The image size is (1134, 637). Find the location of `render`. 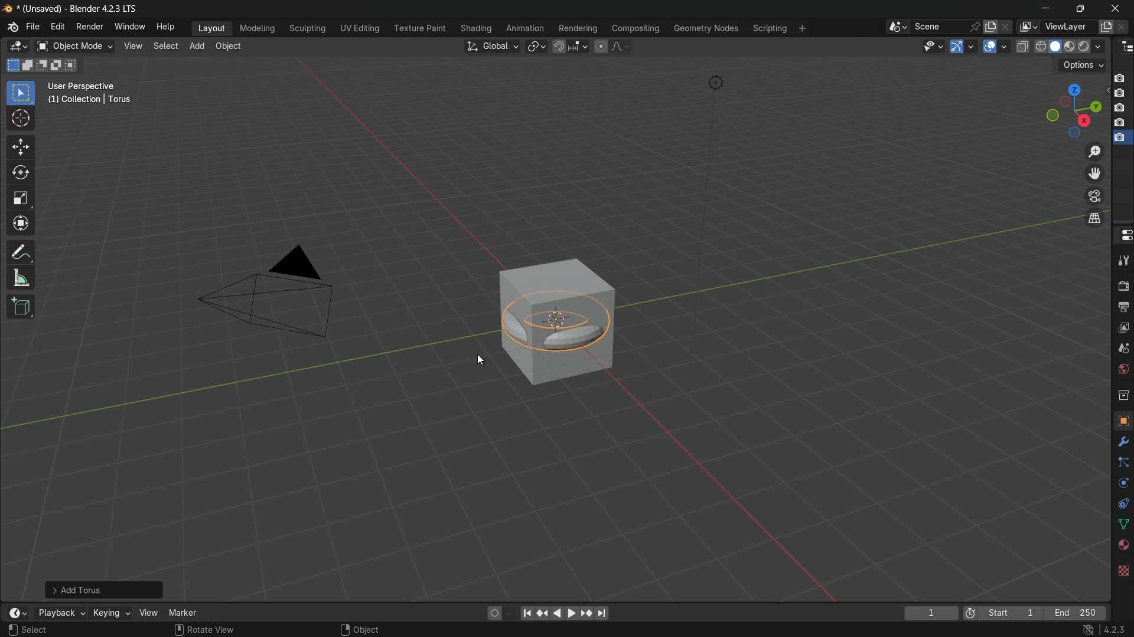

render is located at coordinates (1072, 47).